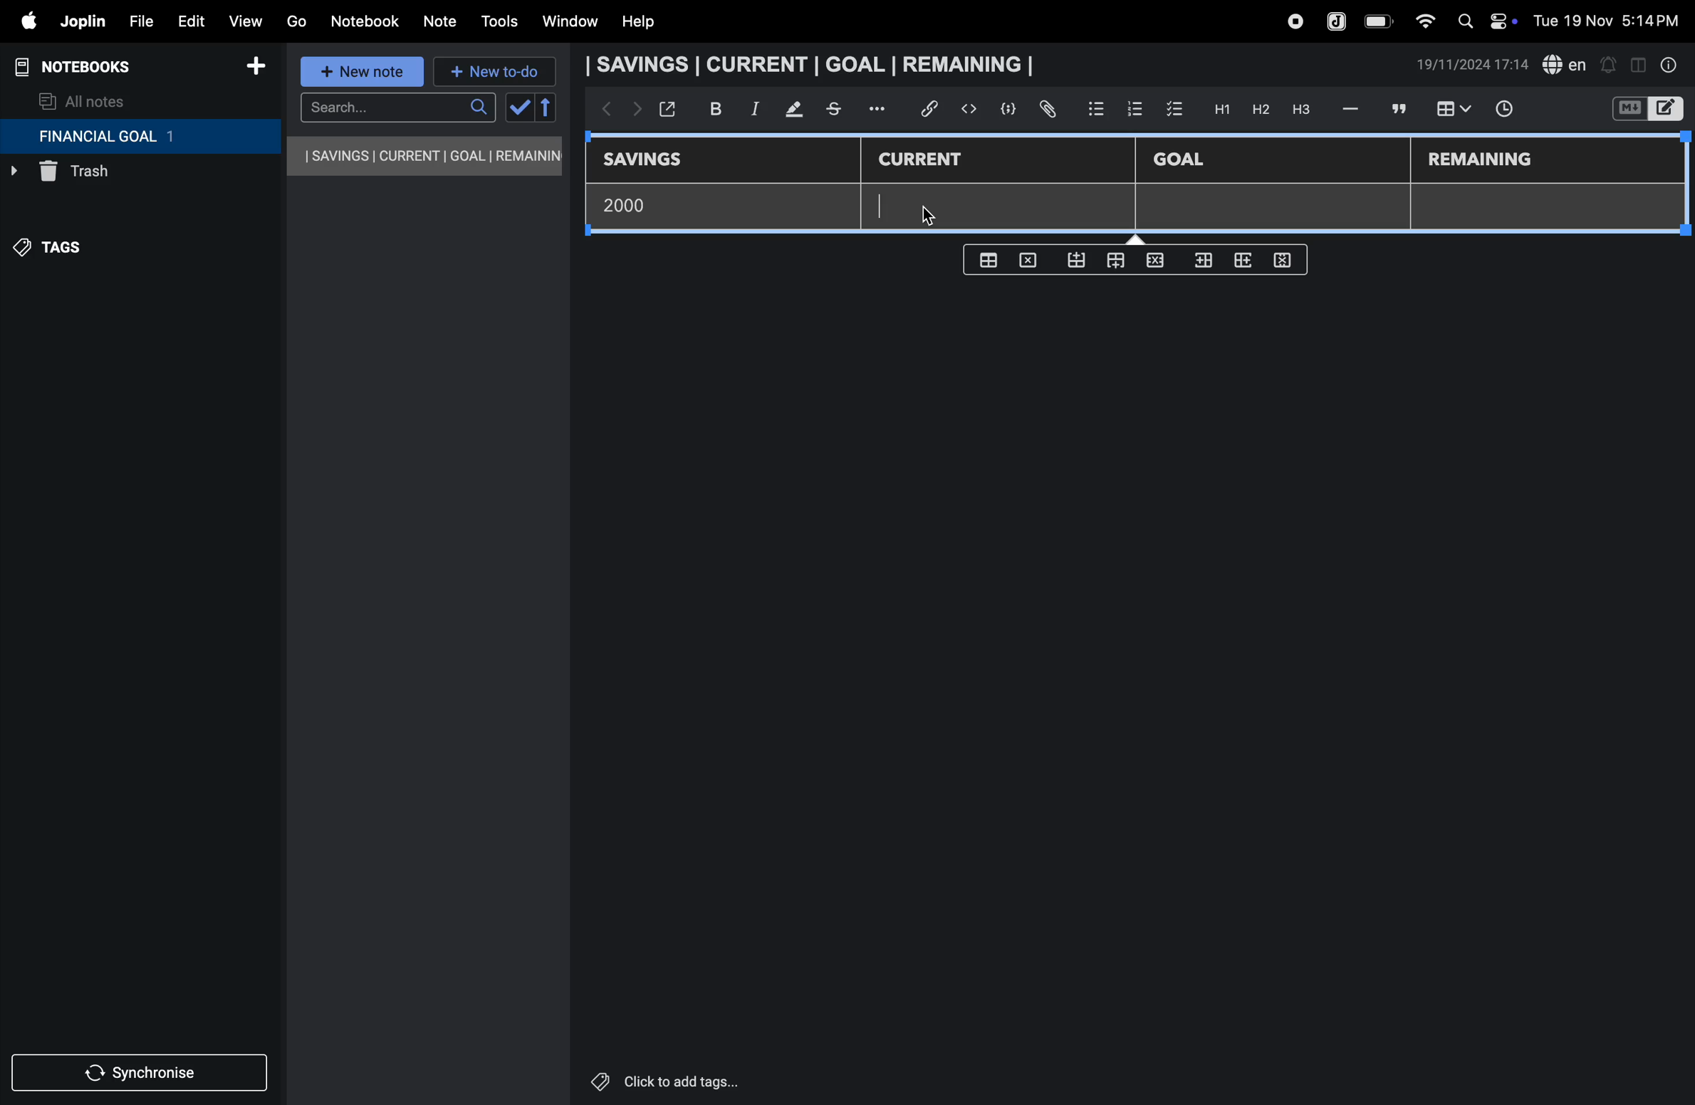 The height and width of the screenshot is (1105, 1695). Describe the element at coordinates (85, 67) in the screenshot. I see `notebooks` at that location.